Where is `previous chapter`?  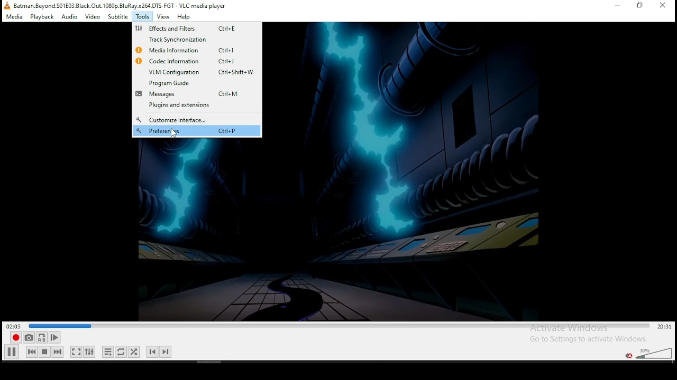
previous chapter is located at coordinates (152, 351).